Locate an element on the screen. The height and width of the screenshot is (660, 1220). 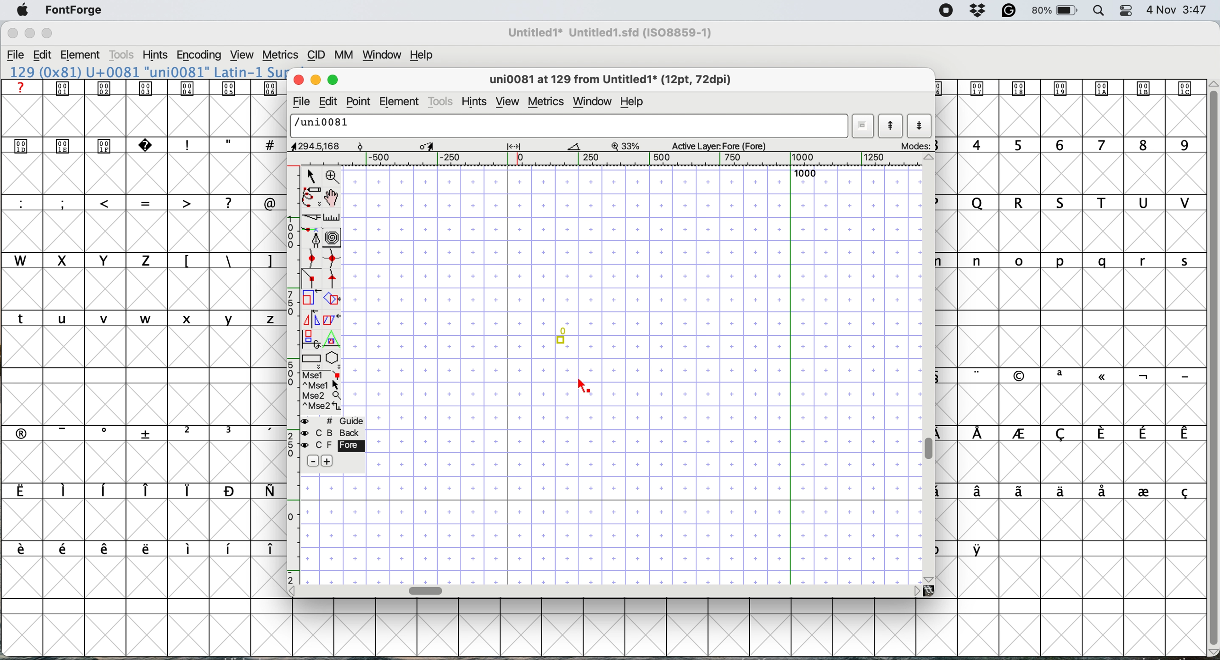
zoom is located at coordinates (335, 177).